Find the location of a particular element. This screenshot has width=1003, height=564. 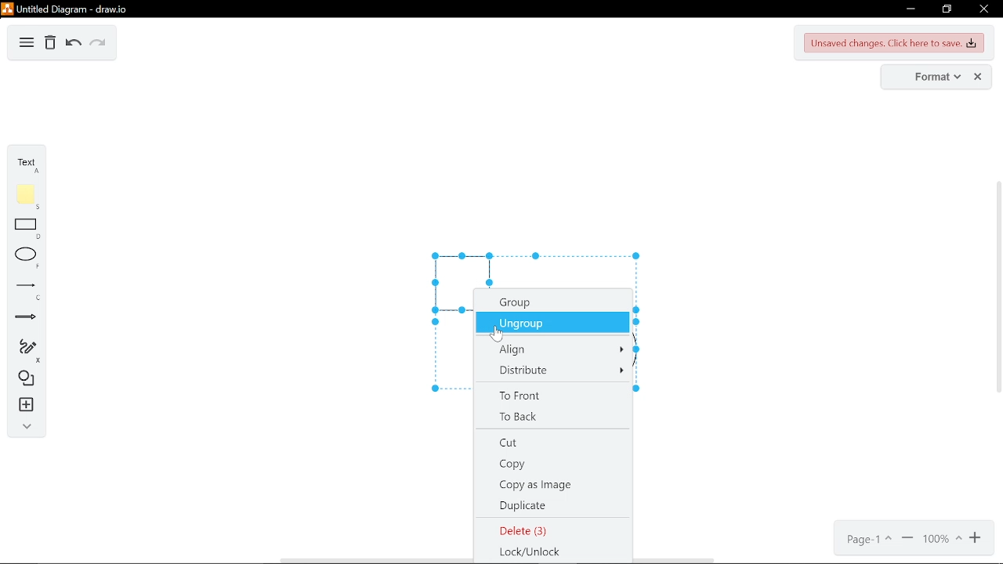

cut is located at coordinates (557, 442).